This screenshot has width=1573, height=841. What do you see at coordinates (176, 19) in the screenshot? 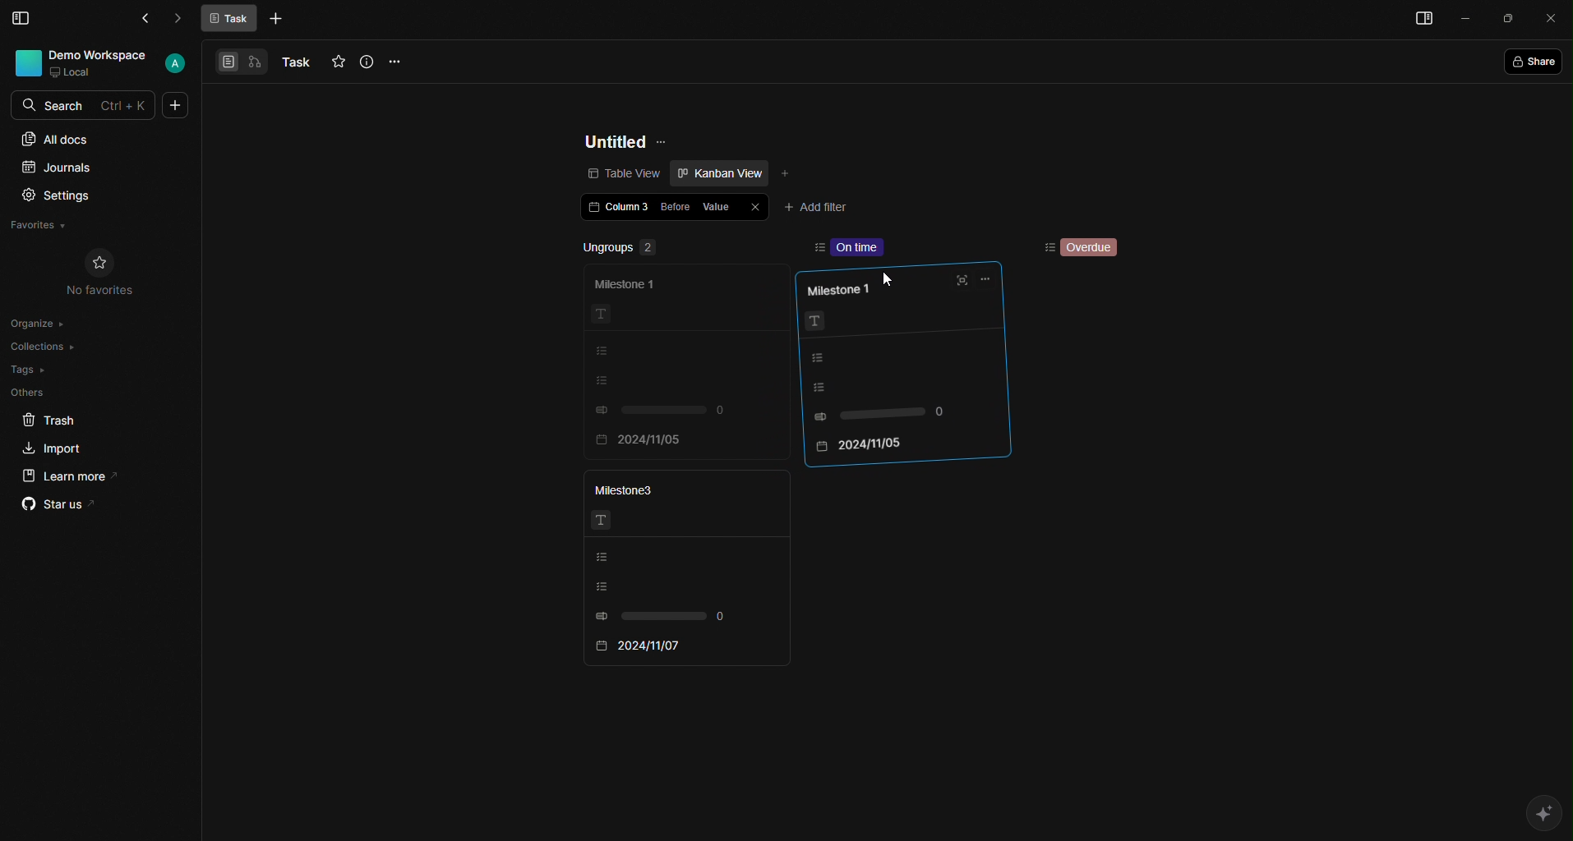
I see `Forward` at bounding box center [176, 19].